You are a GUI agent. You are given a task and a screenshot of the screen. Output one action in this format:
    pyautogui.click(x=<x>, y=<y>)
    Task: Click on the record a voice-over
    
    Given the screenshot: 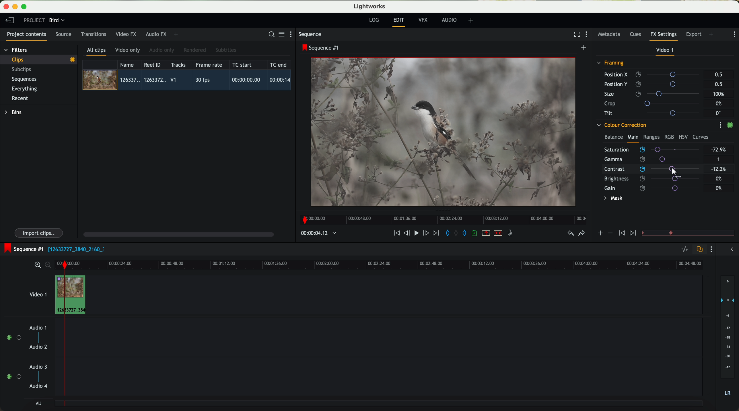 What is the action you would take?
    pyautogui.click(x=512, y=234)
    